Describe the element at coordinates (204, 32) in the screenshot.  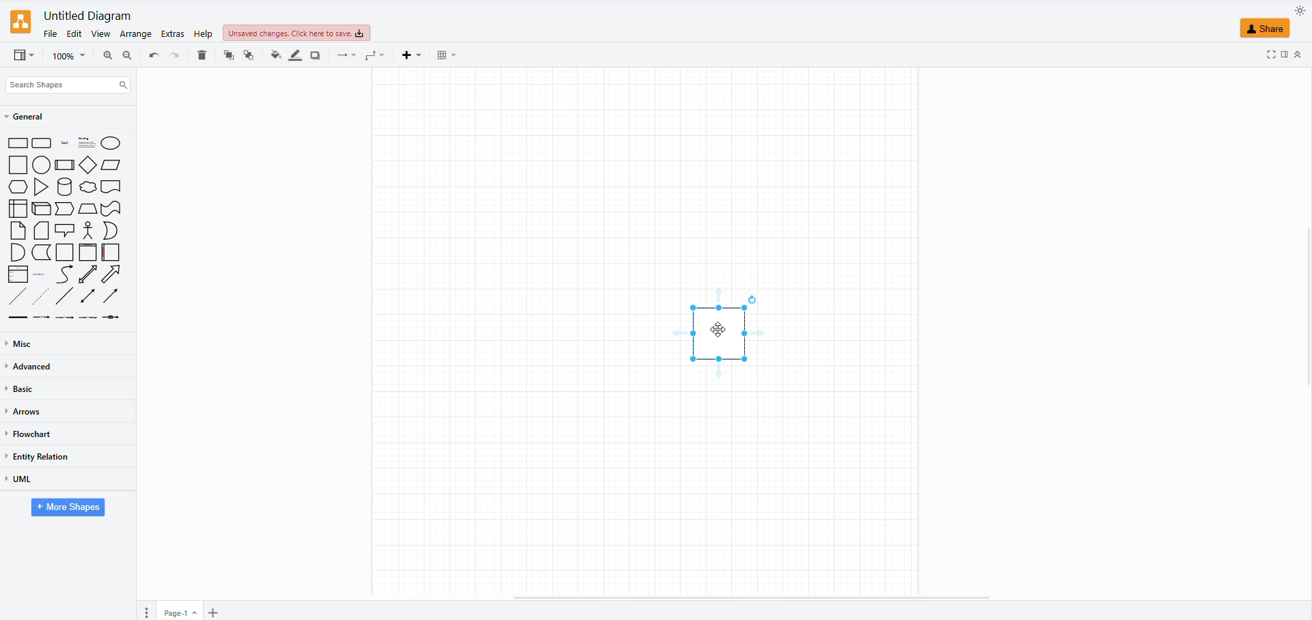
I see `help` at that location.